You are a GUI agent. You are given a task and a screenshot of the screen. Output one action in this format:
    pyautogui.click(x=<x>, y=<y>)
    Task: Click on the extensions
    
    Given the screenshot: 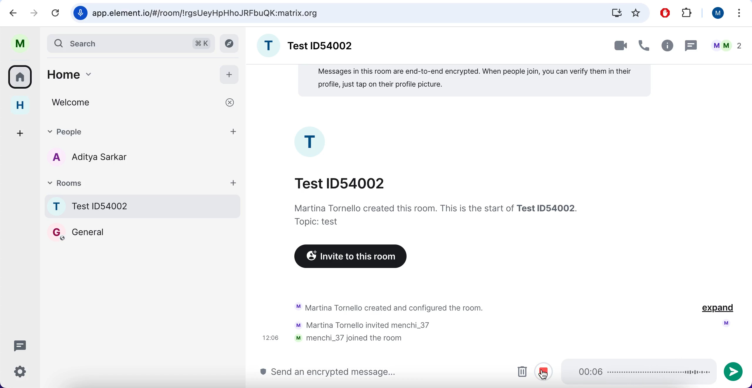 What is the action you would take?
    pyautogui.click(x=687, y=12)
    